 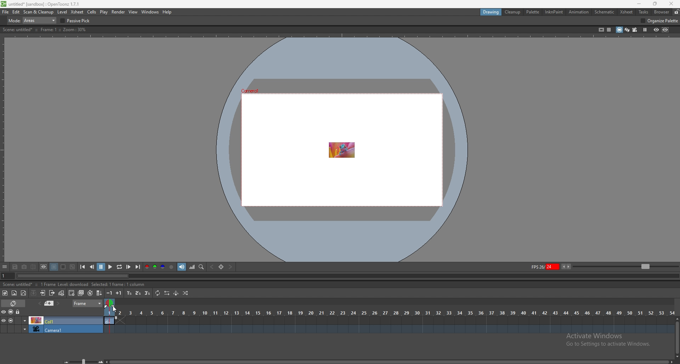 I want to click on new vector level, so click(x=23, y=293).